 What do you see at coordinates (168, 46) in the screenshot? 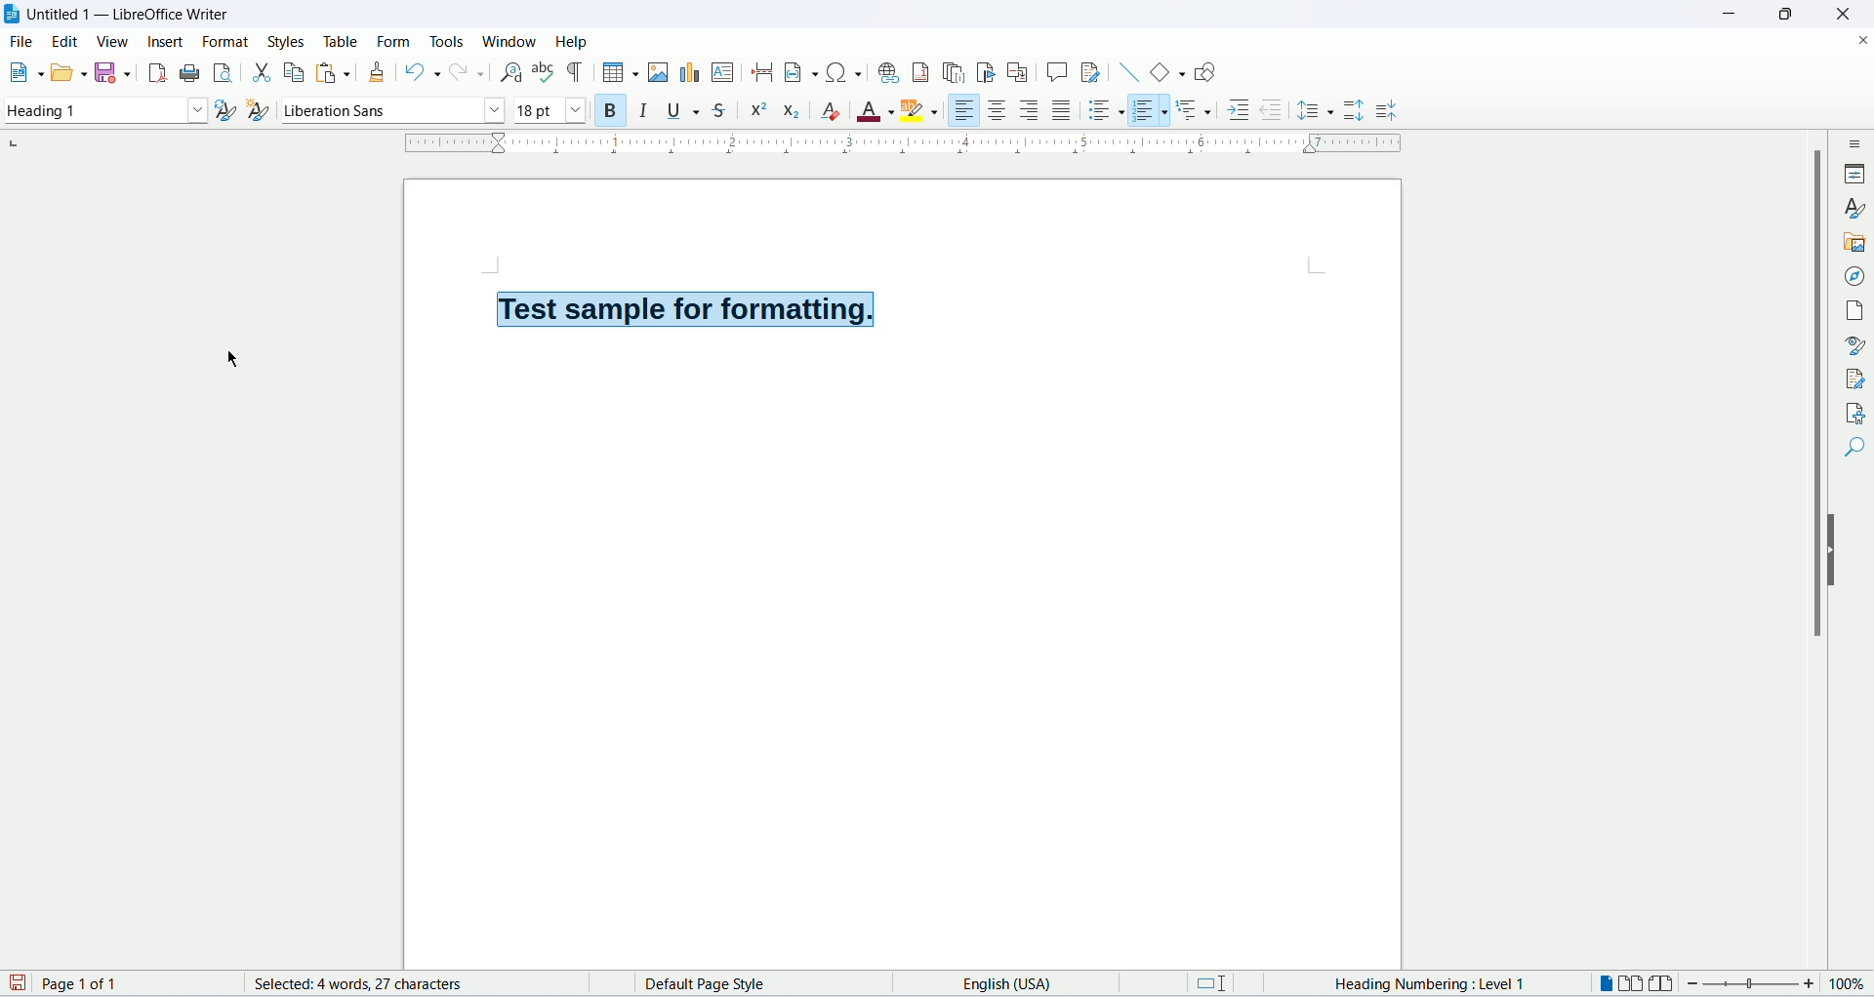
I see `insert` at bounding box center [168, 46].